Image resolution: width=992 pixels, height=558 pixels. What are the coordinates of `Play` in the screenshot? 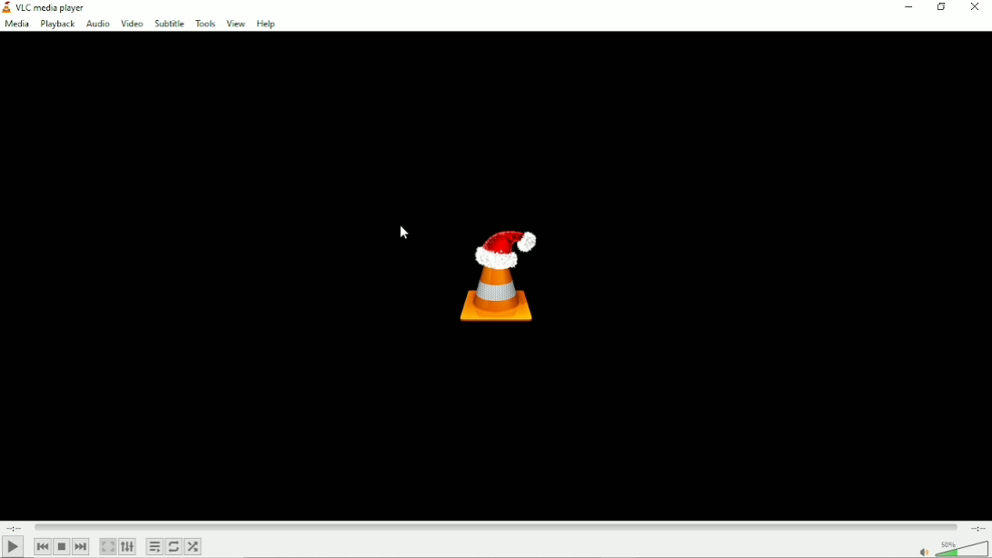 It's located at (13, 547).